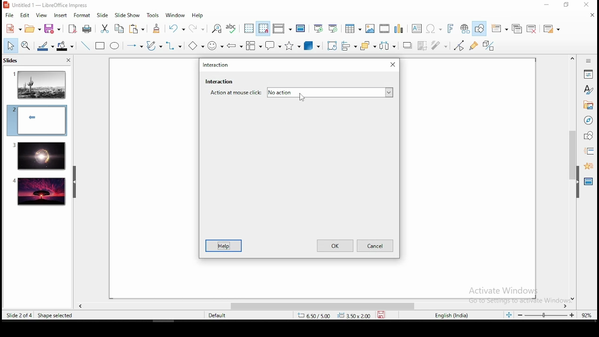  Describe the element at coordinates (44, 46) in the screenshot. I see `line fill` at that location.